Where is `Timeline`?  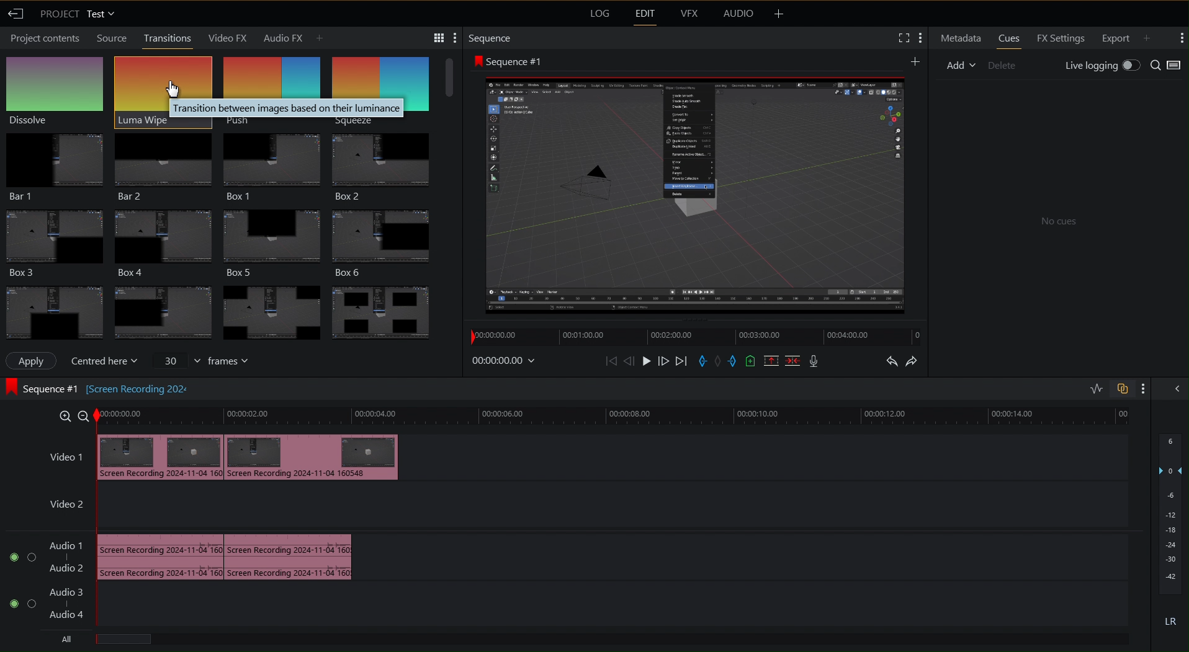
Timeline is located at coordinates (616, 417).